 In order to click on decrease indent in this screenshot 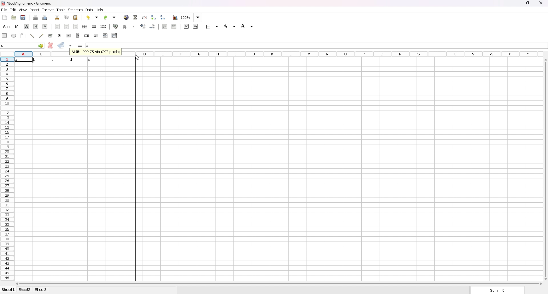, I will do `click(165, 26)`.